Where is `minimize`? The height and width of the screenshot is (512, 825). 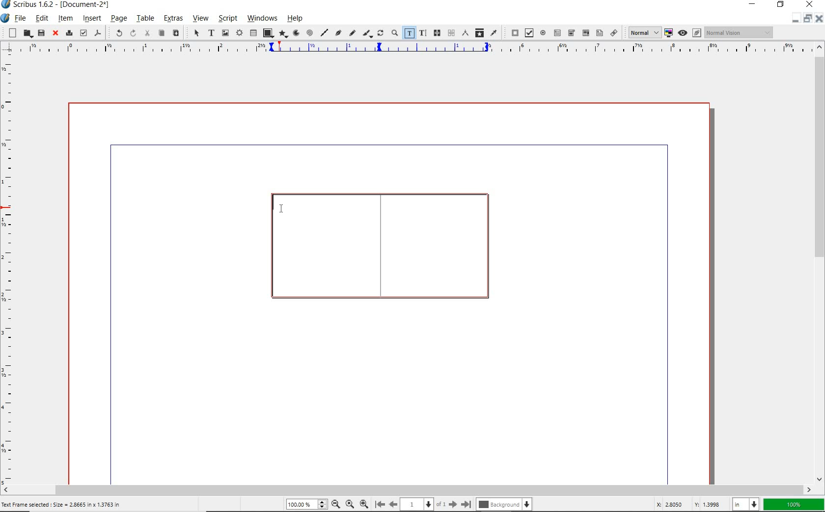
minimize is located at coordinates (753, 5).